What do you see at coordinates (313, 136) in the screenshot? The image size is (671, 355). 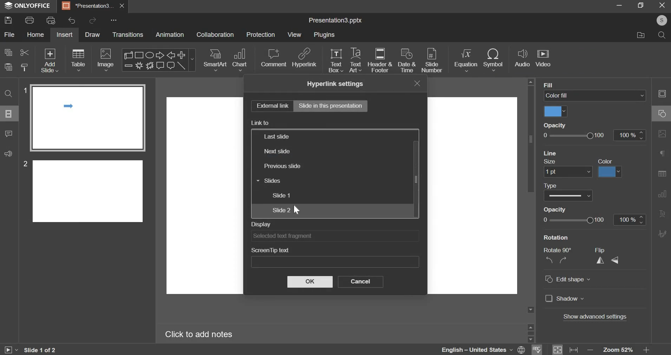 I see `Last slide` at bounding box center [313, 136].